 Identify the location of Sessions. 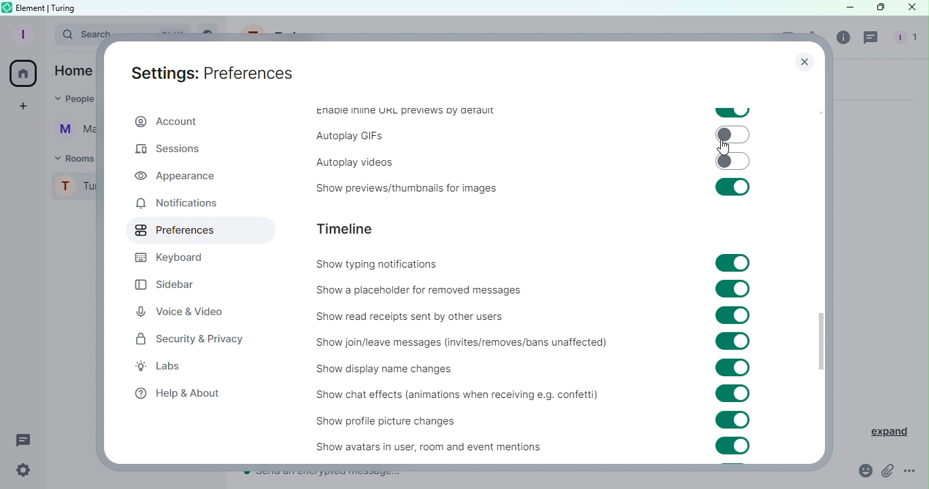
(167, 149).